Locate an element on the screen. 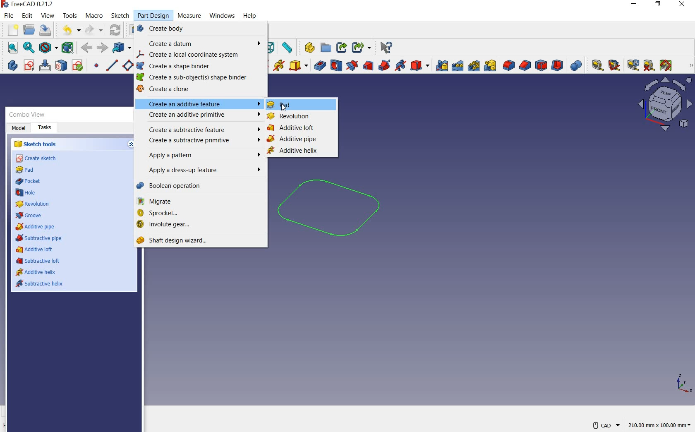  map sketch to face is located at coordinates (61, 66).